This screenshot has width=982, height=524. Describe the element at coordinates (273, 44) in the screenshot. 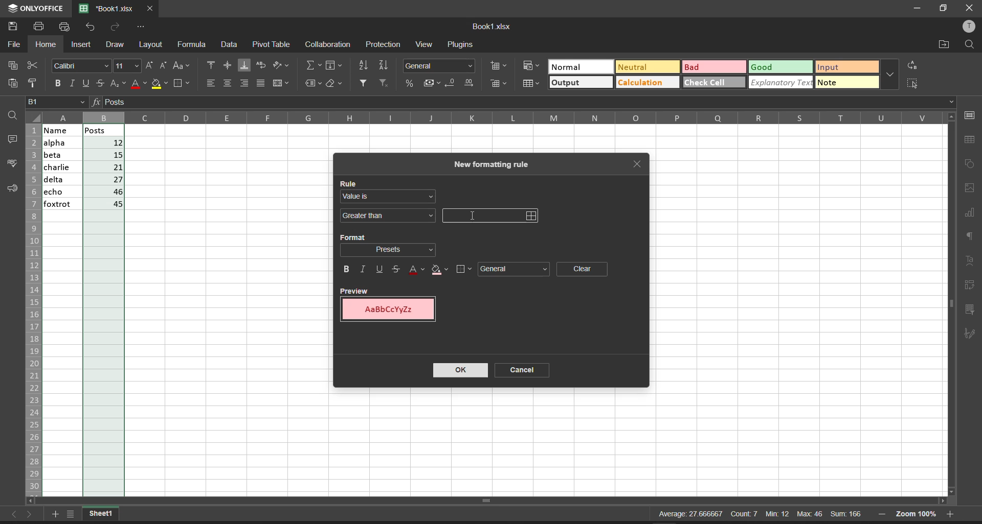

I see `pivot table` at that location.